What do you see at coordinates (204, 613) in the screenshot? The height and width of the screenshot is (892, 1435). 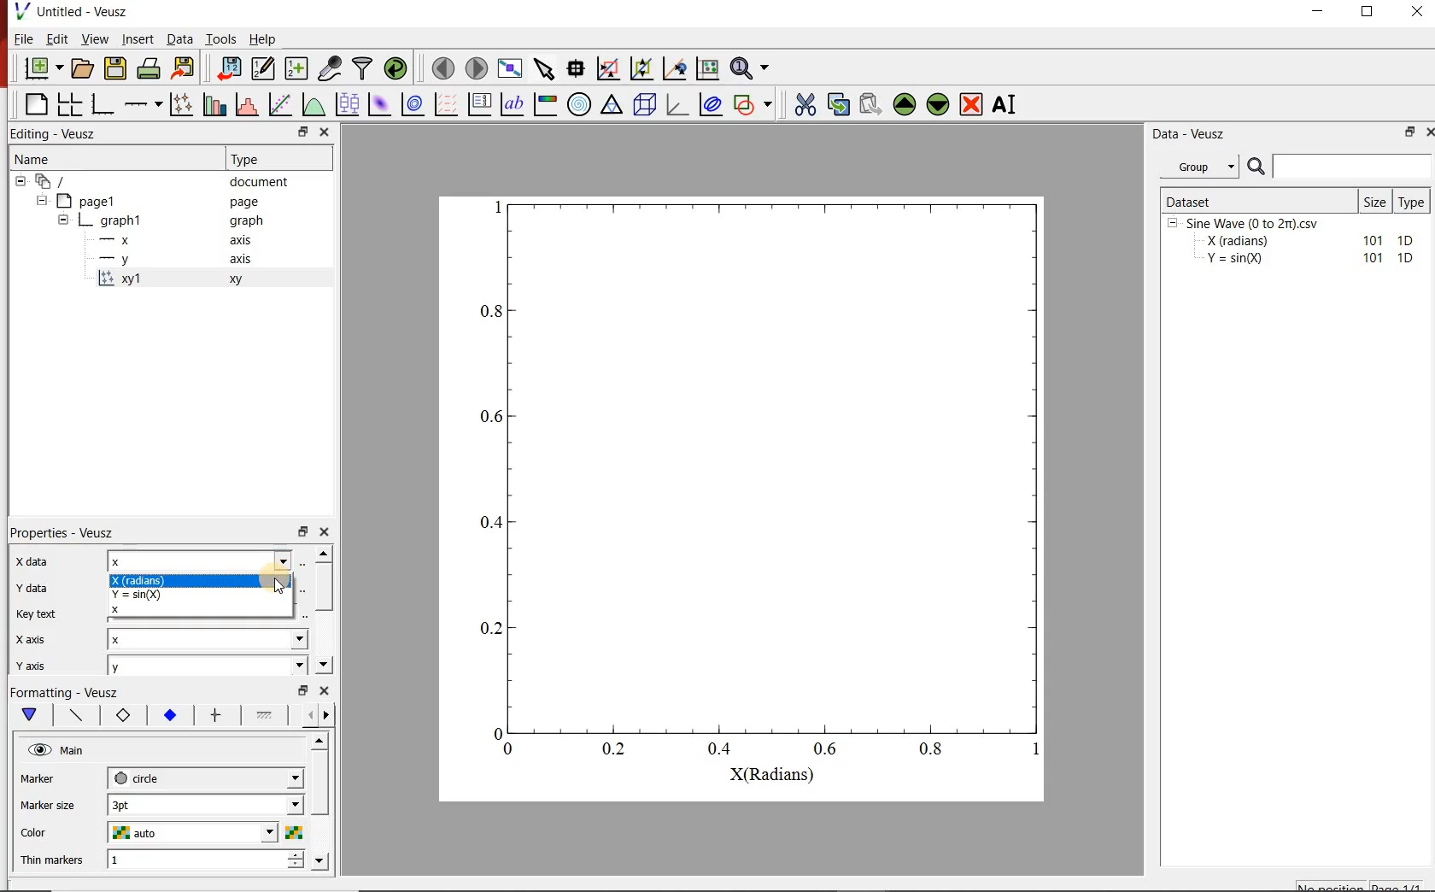 I see `Auto` at bounding box center [204, 613].